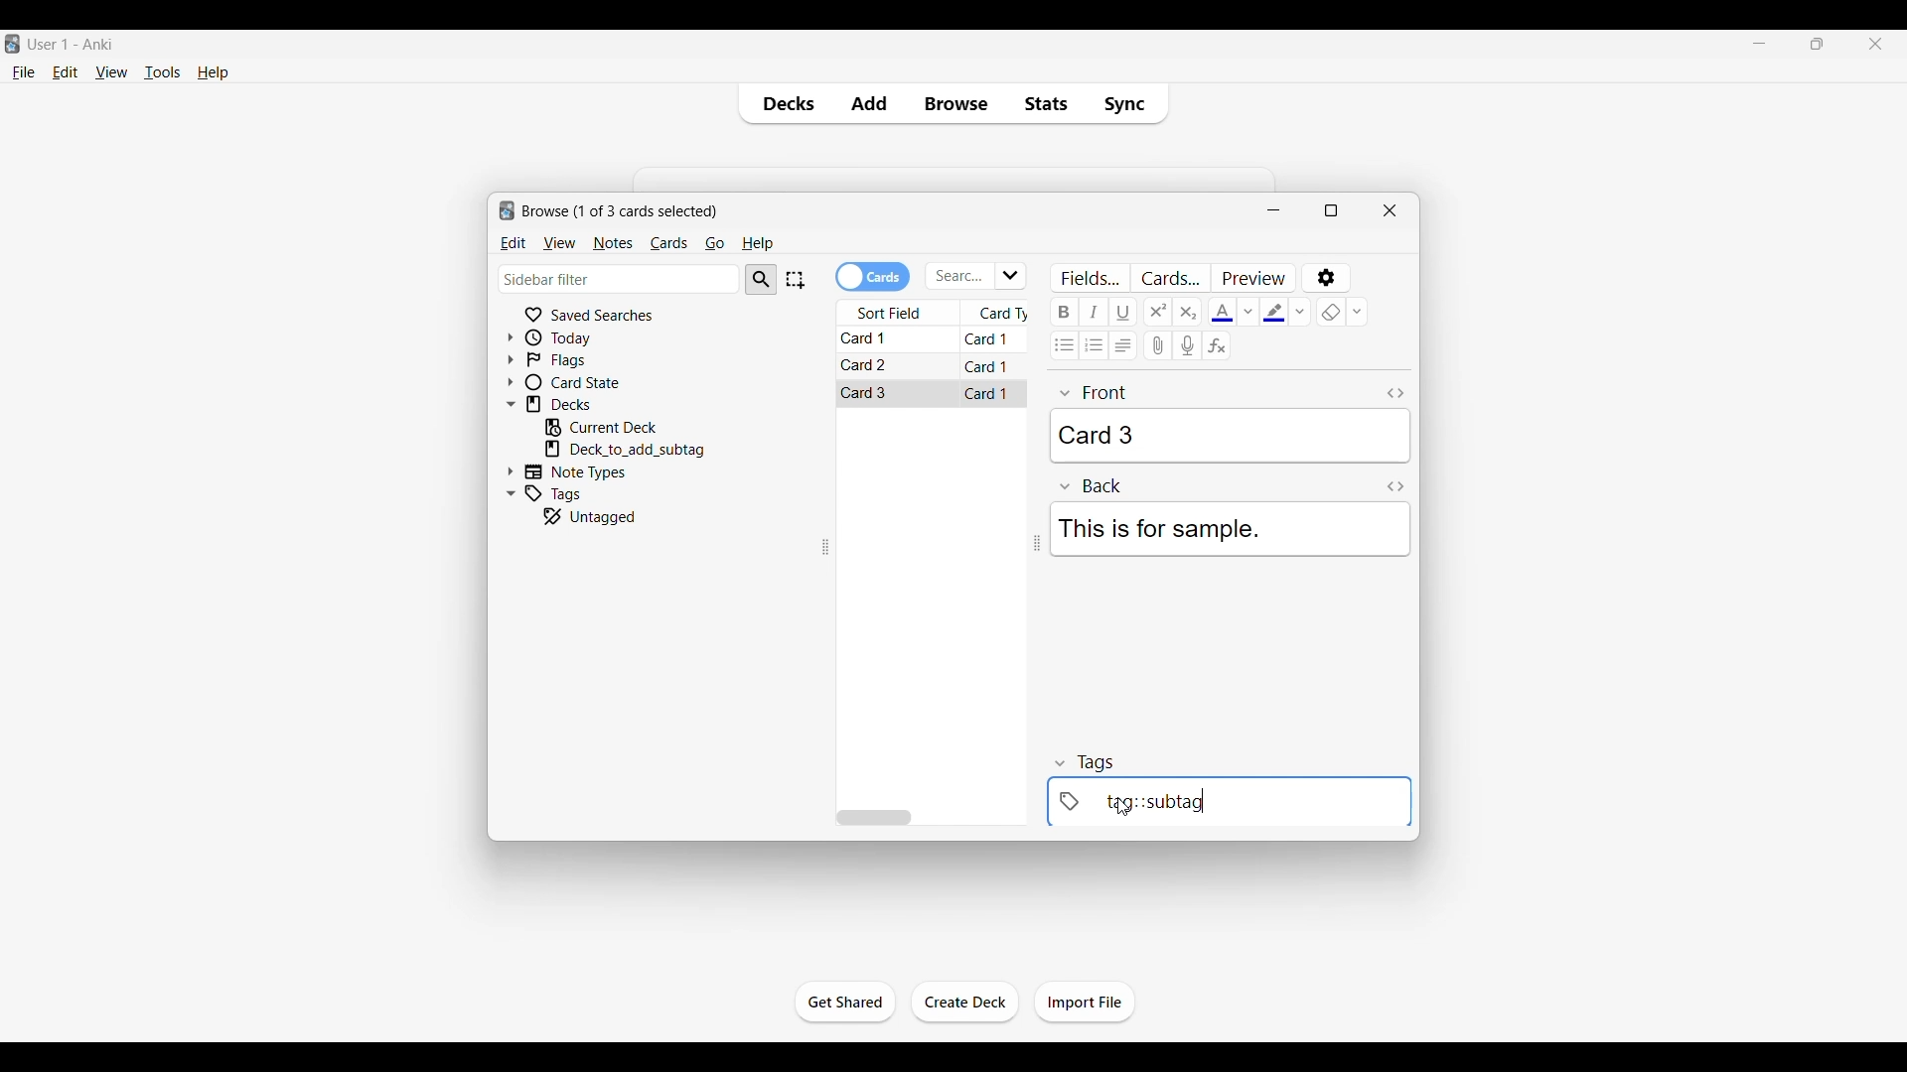  Describe the element at coordinates (1092, 486) in the screenshot. I see `Back` at that location.